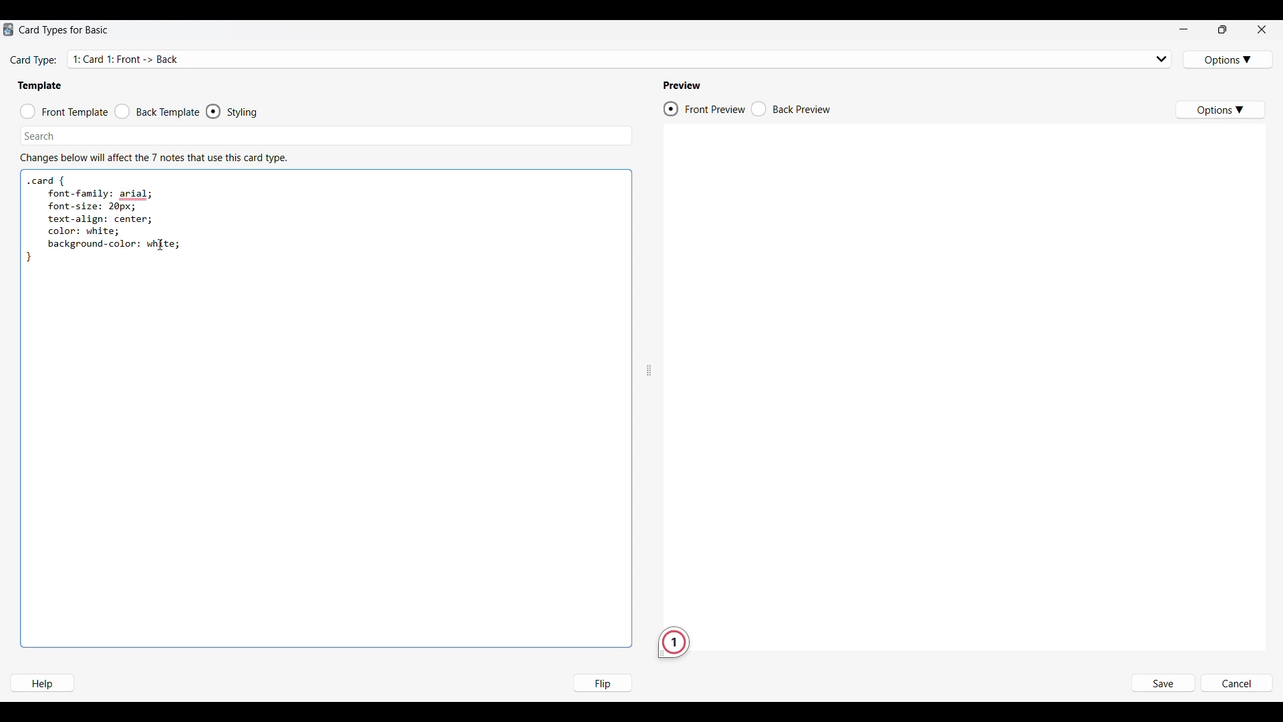  What do you see at coordinates (1229, 59) in the screenshot?
I see `Card type options` at bounding box center [1229, 59].